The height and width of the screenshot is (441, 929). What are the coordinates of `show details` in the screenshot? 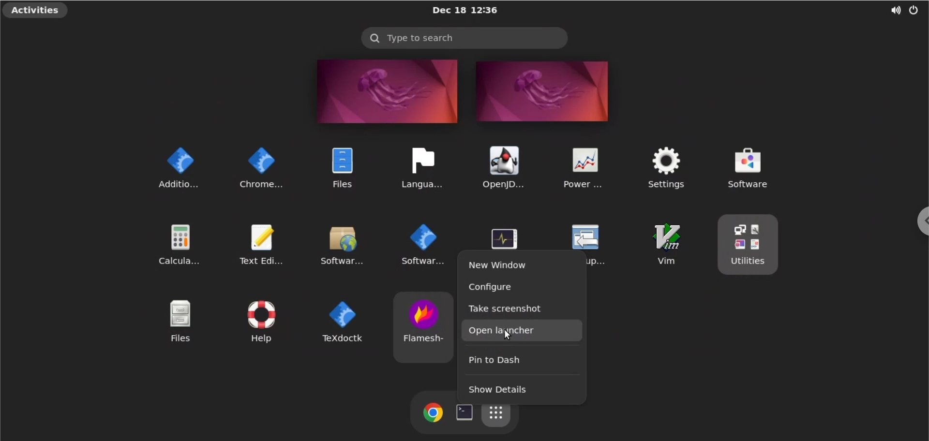 It's located at (515, 386).